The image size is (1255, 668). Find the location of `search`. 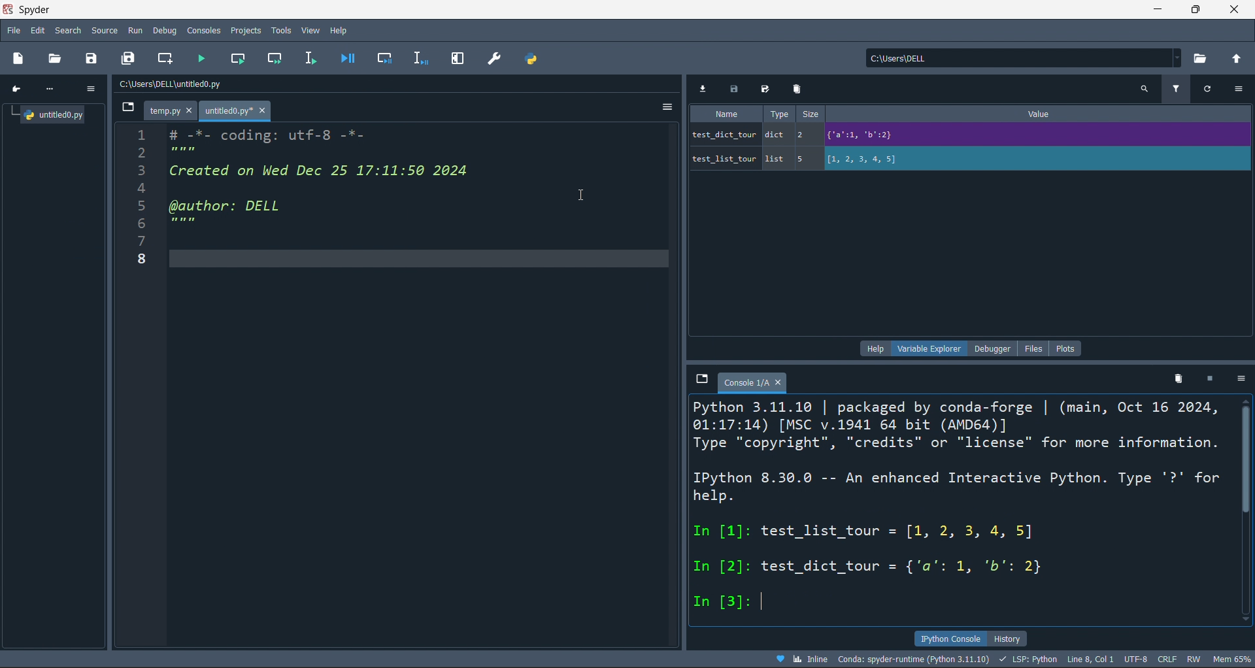

search is located at coordinates (67, 29).